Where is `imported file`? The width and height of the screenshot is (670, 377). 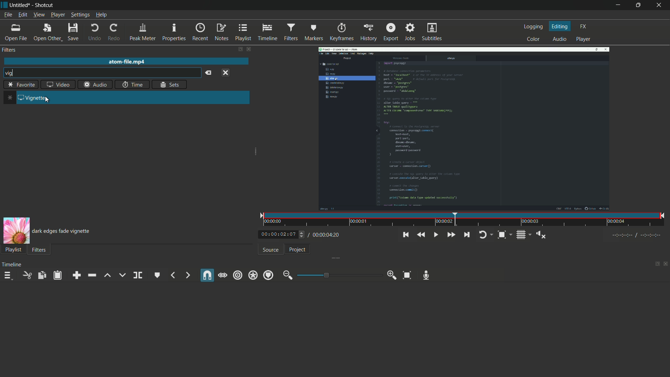
imported file is located at coordinates (465, 129).